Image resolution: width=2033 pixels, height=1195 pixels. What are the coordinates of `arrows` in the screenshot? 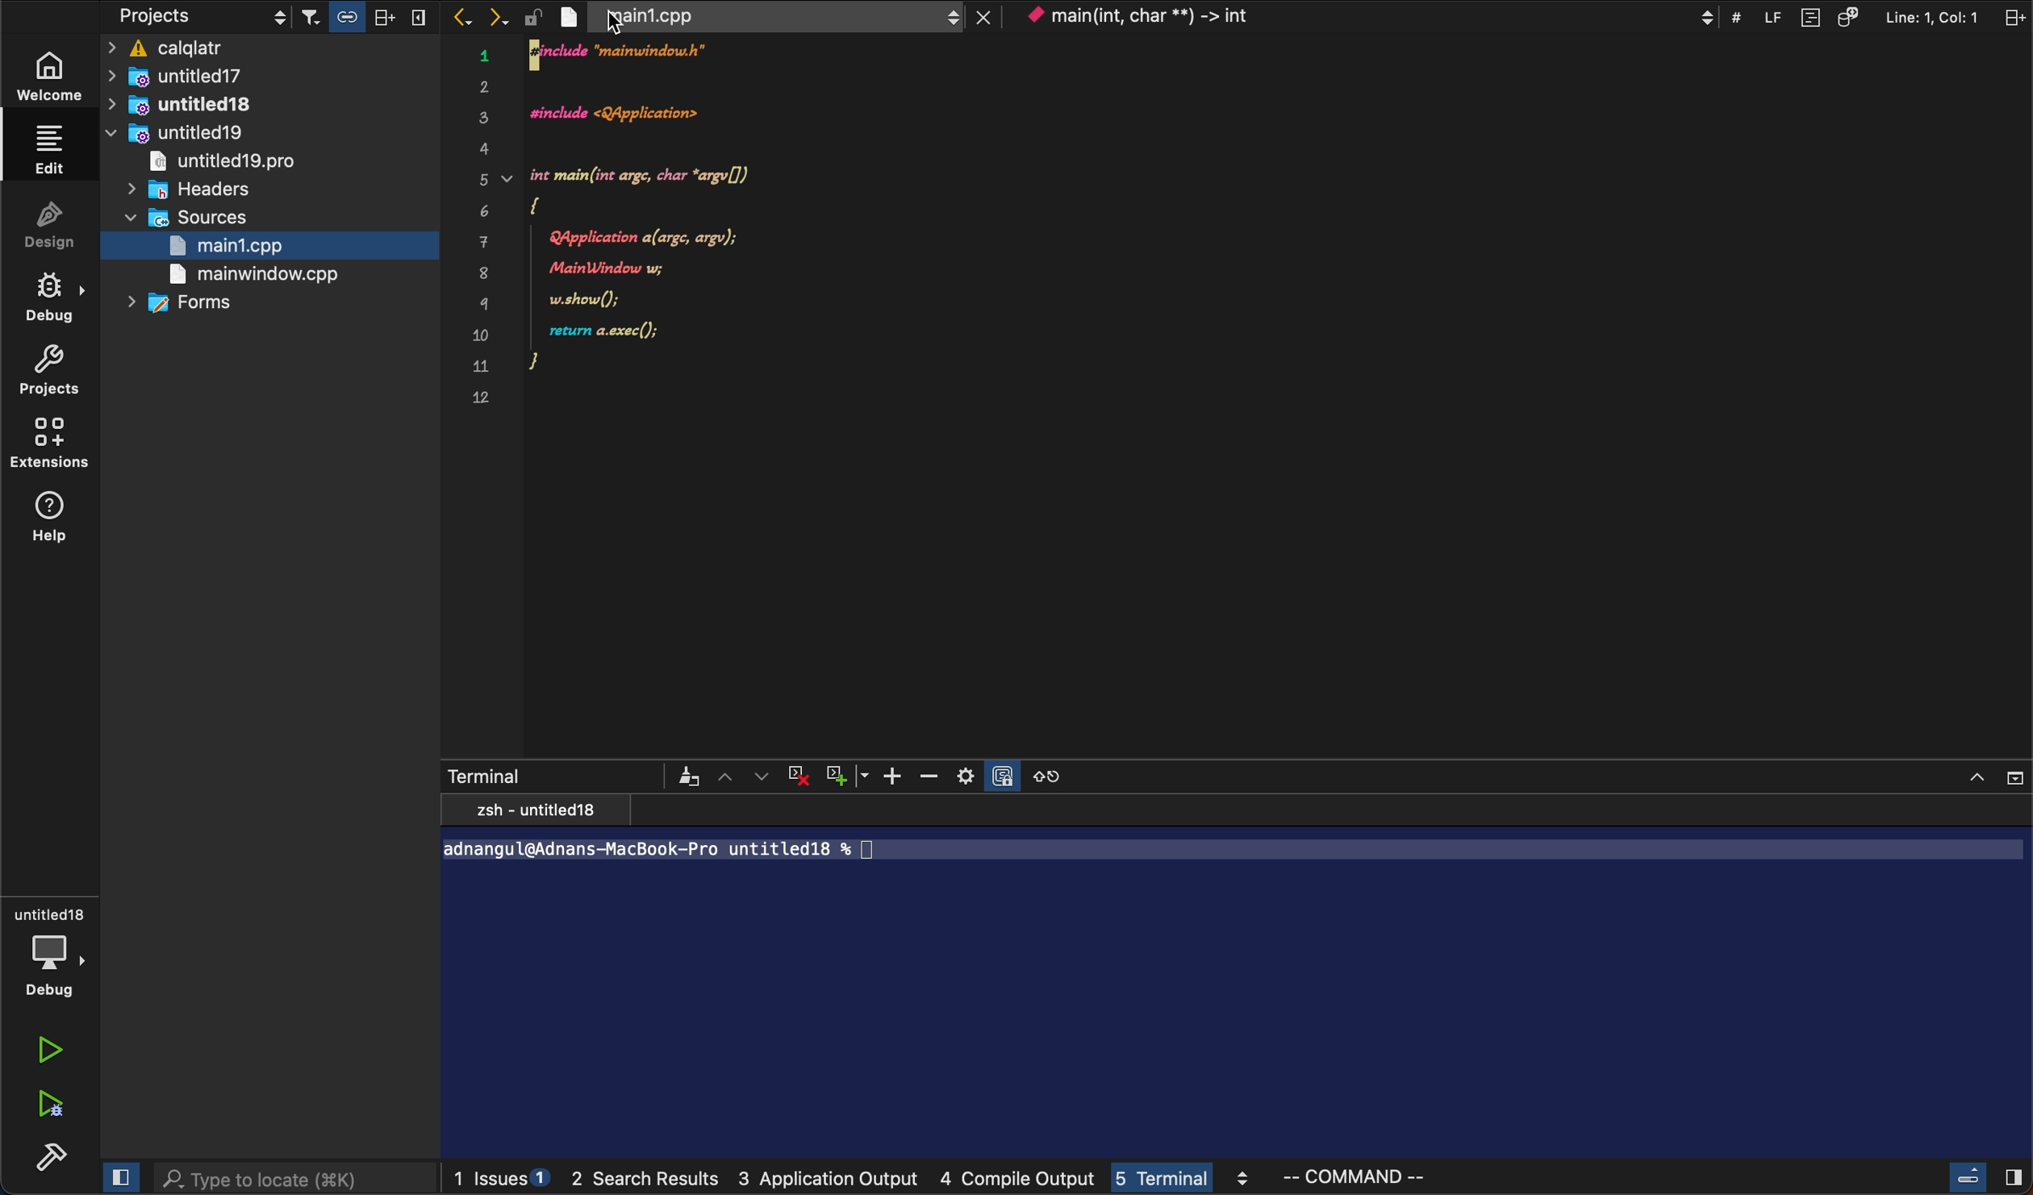 It's located at (481, 15).